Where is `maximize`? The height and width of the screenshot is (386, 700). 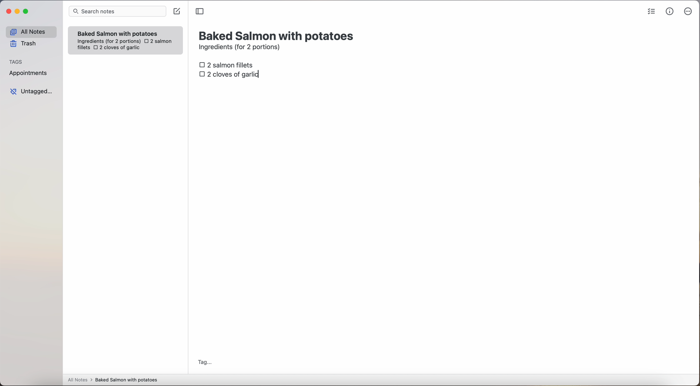 maximize is located at coordinates (27, 11).